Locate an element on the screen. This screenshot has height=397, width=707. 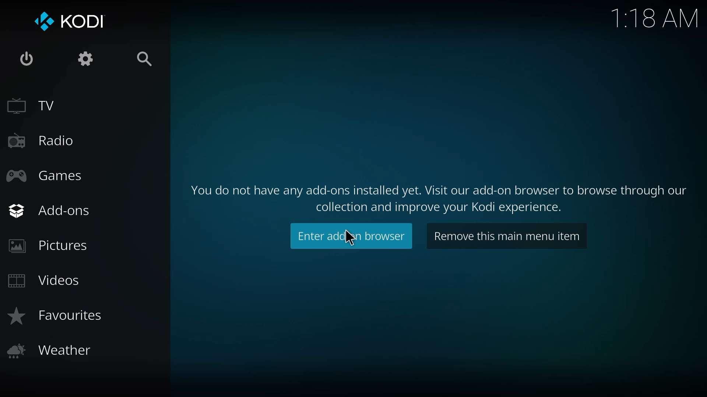
pictures is located at coordinates (48, 246).